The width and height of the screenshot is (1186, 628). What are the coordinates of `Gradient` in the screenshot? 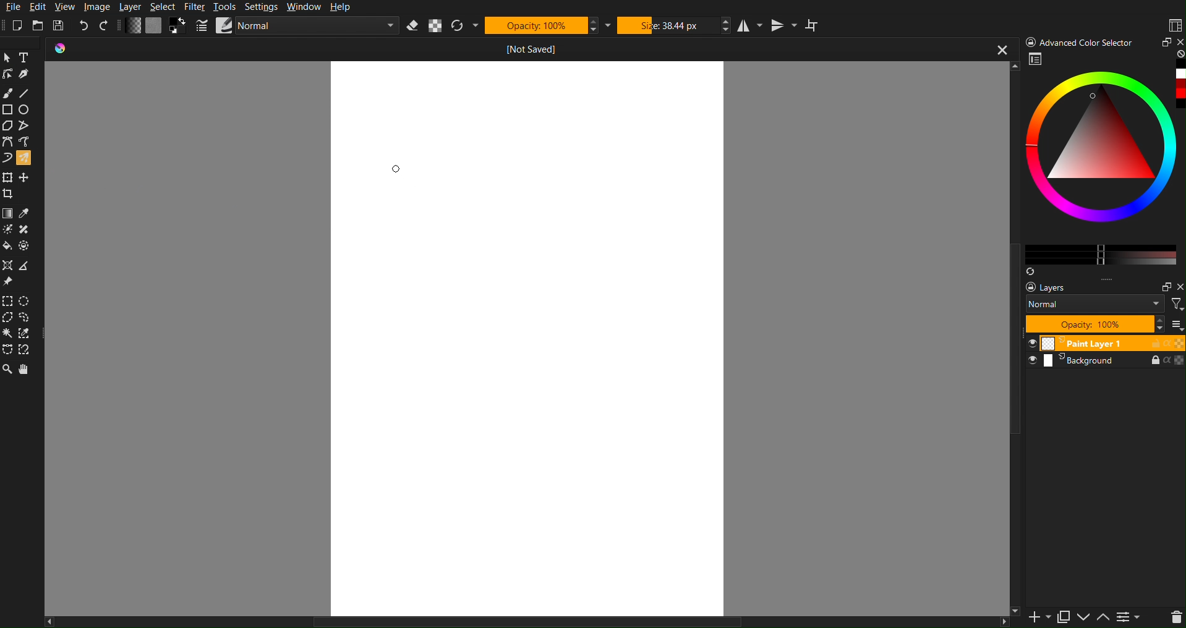 It's located at (8, 212).